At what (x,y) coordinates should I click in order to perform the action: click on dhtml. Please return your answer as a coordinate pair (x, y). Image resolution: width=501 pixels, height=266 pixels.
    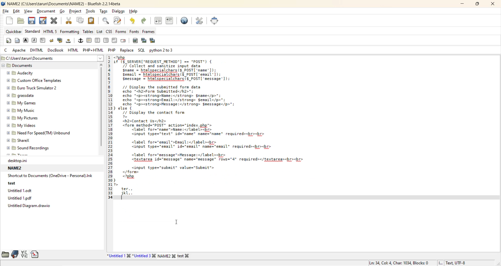
    Looking at the image, I should click on (36, 50).